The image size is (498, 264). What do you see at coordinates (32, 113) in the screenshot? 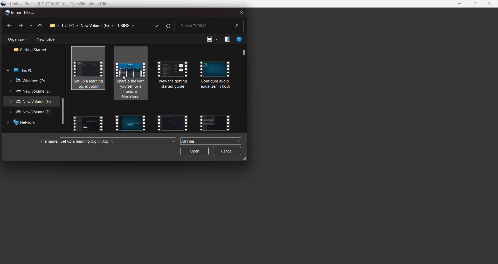
I see `new volume f` at bounding box center [32, 113].